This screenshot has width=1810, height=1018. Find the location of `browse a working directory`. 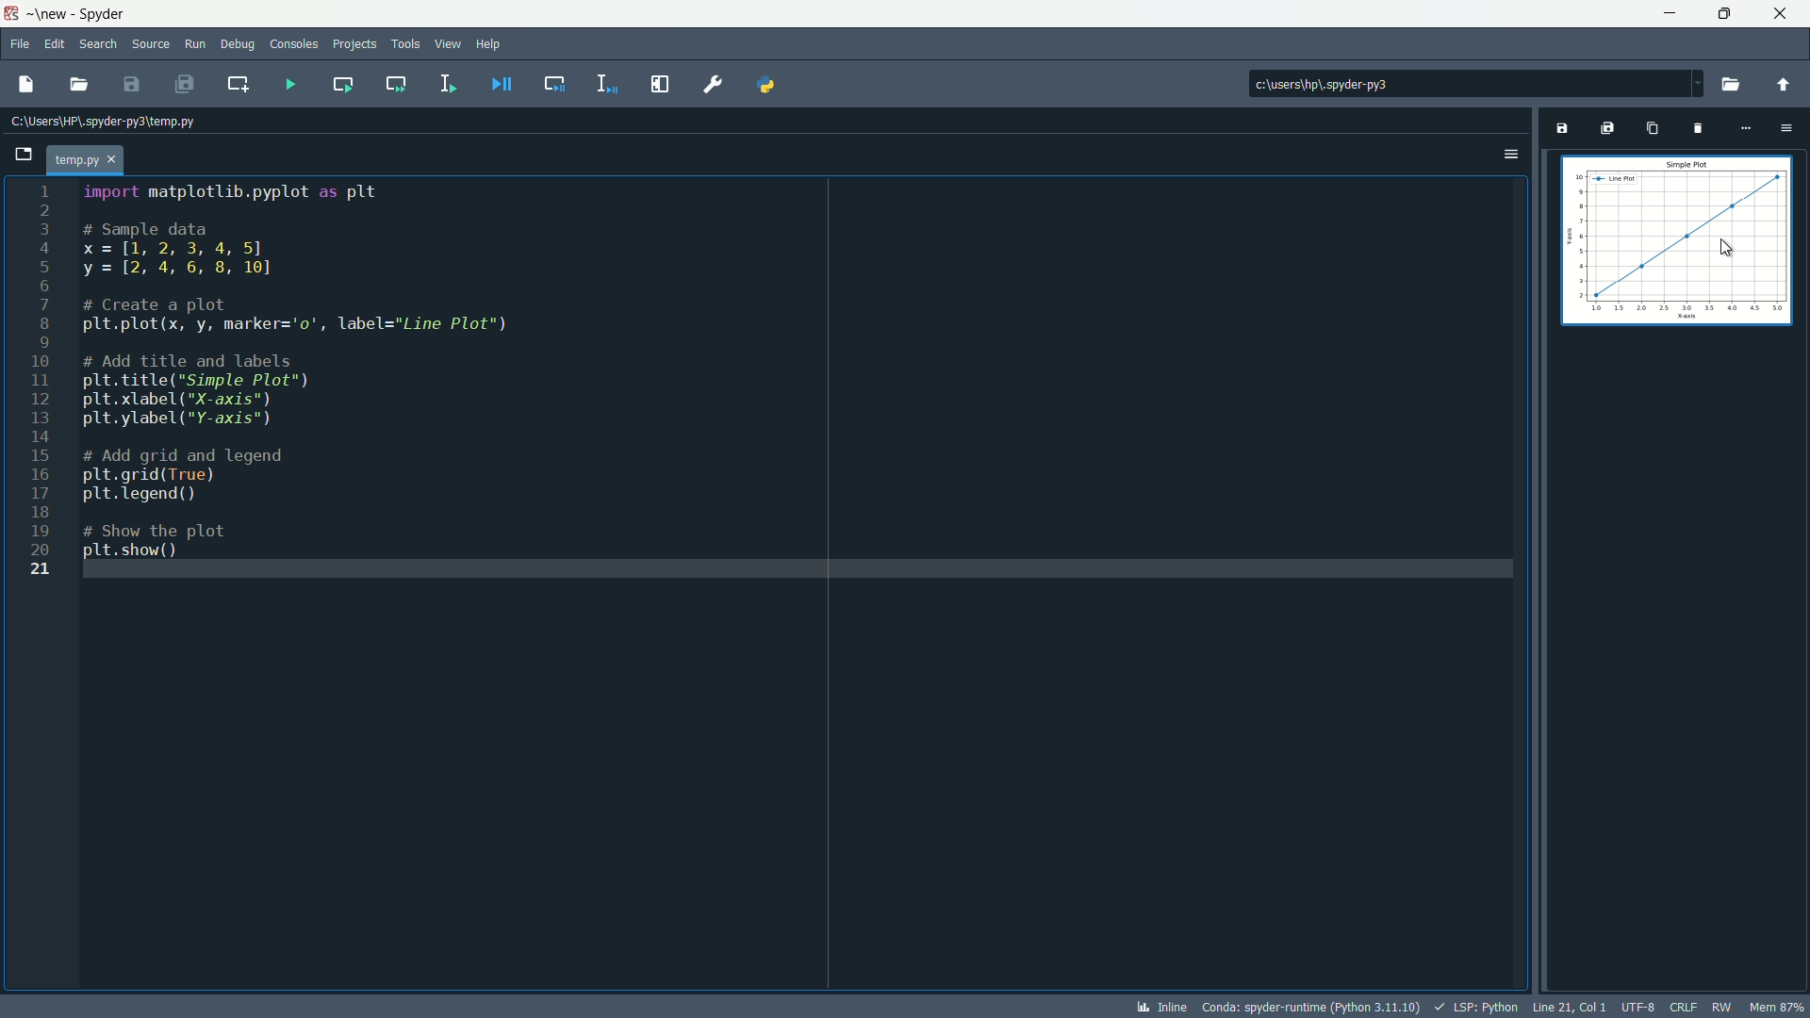

browse a working directory is located at coordinates (1735, 84).